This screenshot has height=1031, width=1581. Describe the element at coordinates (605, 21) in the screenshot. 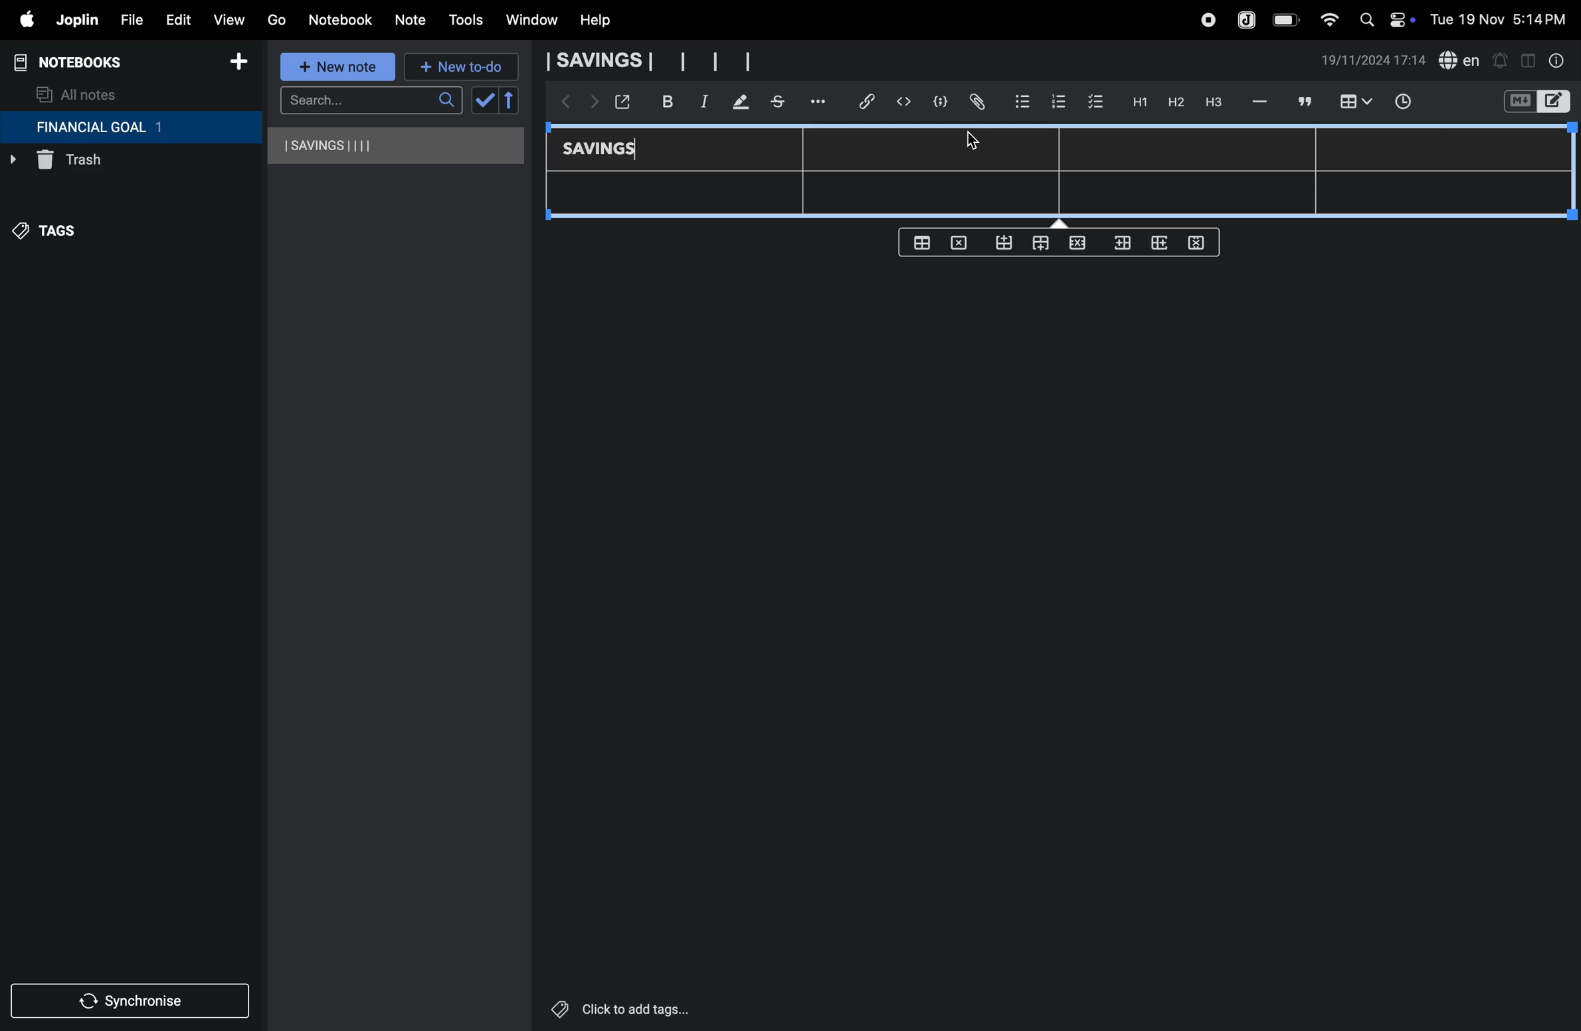

I see `help` at that location.